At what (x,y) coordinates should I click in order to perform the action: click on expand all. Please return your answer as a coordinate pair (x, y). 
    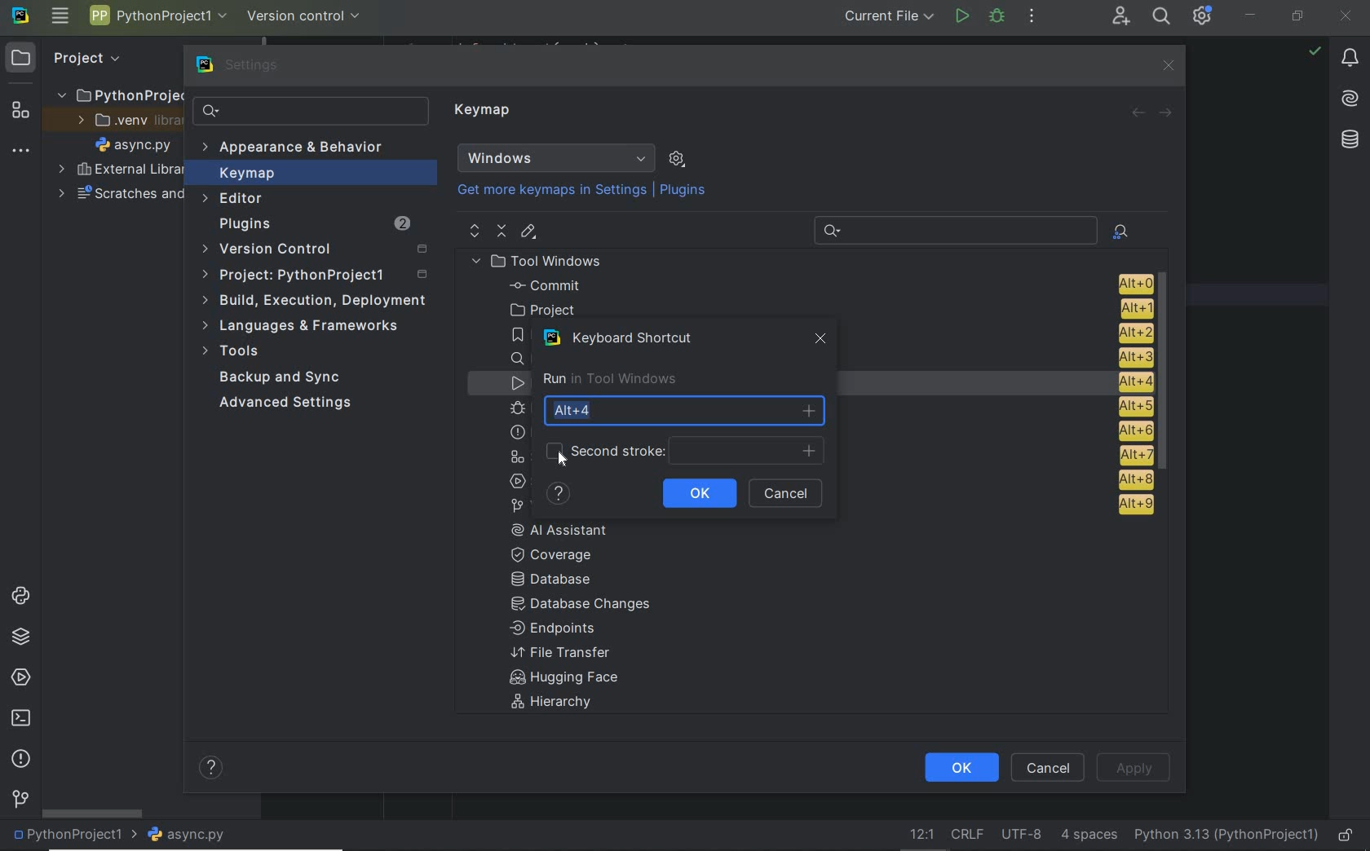
    Looking at the image, I should click on (473, 231).